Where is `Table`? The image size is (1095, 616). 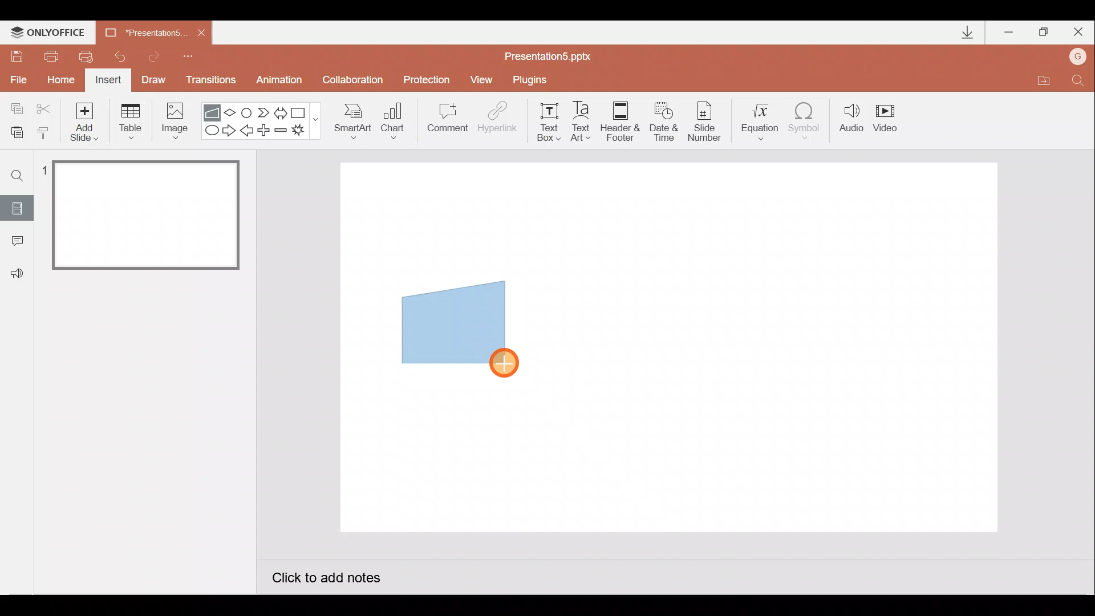
Table is located at coordinates (129, 120).